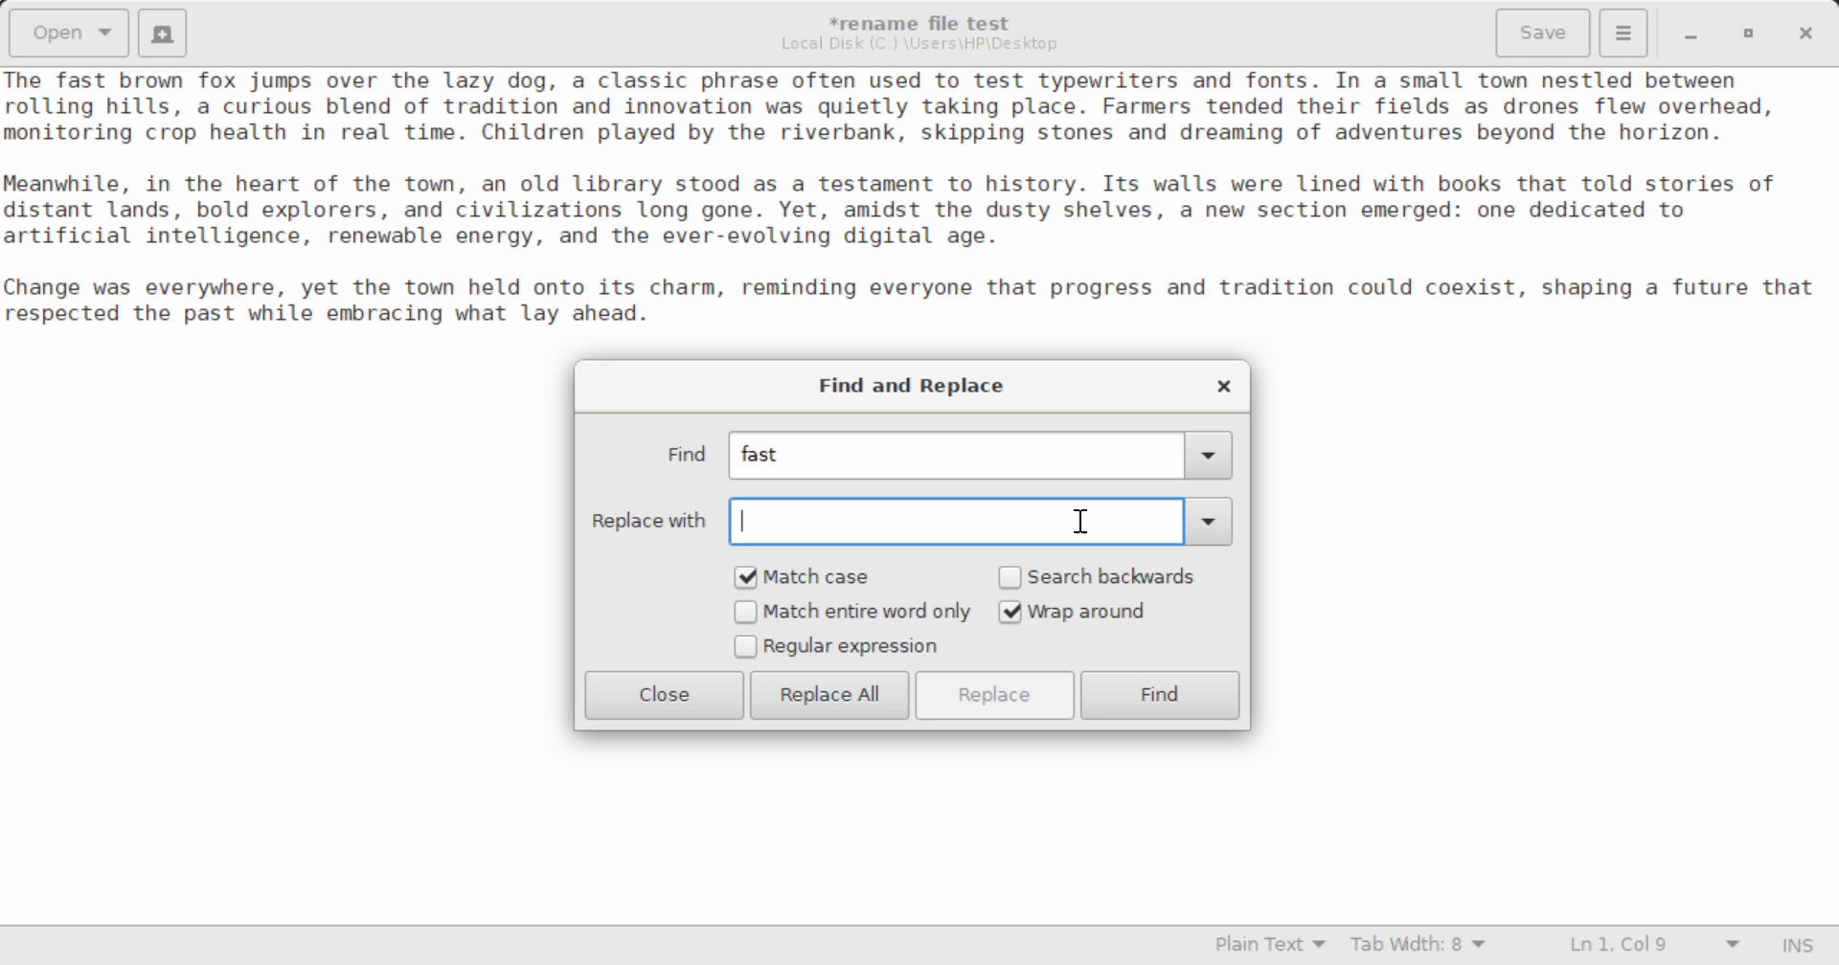 Image resolution: width=1839 pixels, height=965 pixels. Describe the element at coordinates (1624, 34) in the screenshot. I see `More Options Menu` at that location.